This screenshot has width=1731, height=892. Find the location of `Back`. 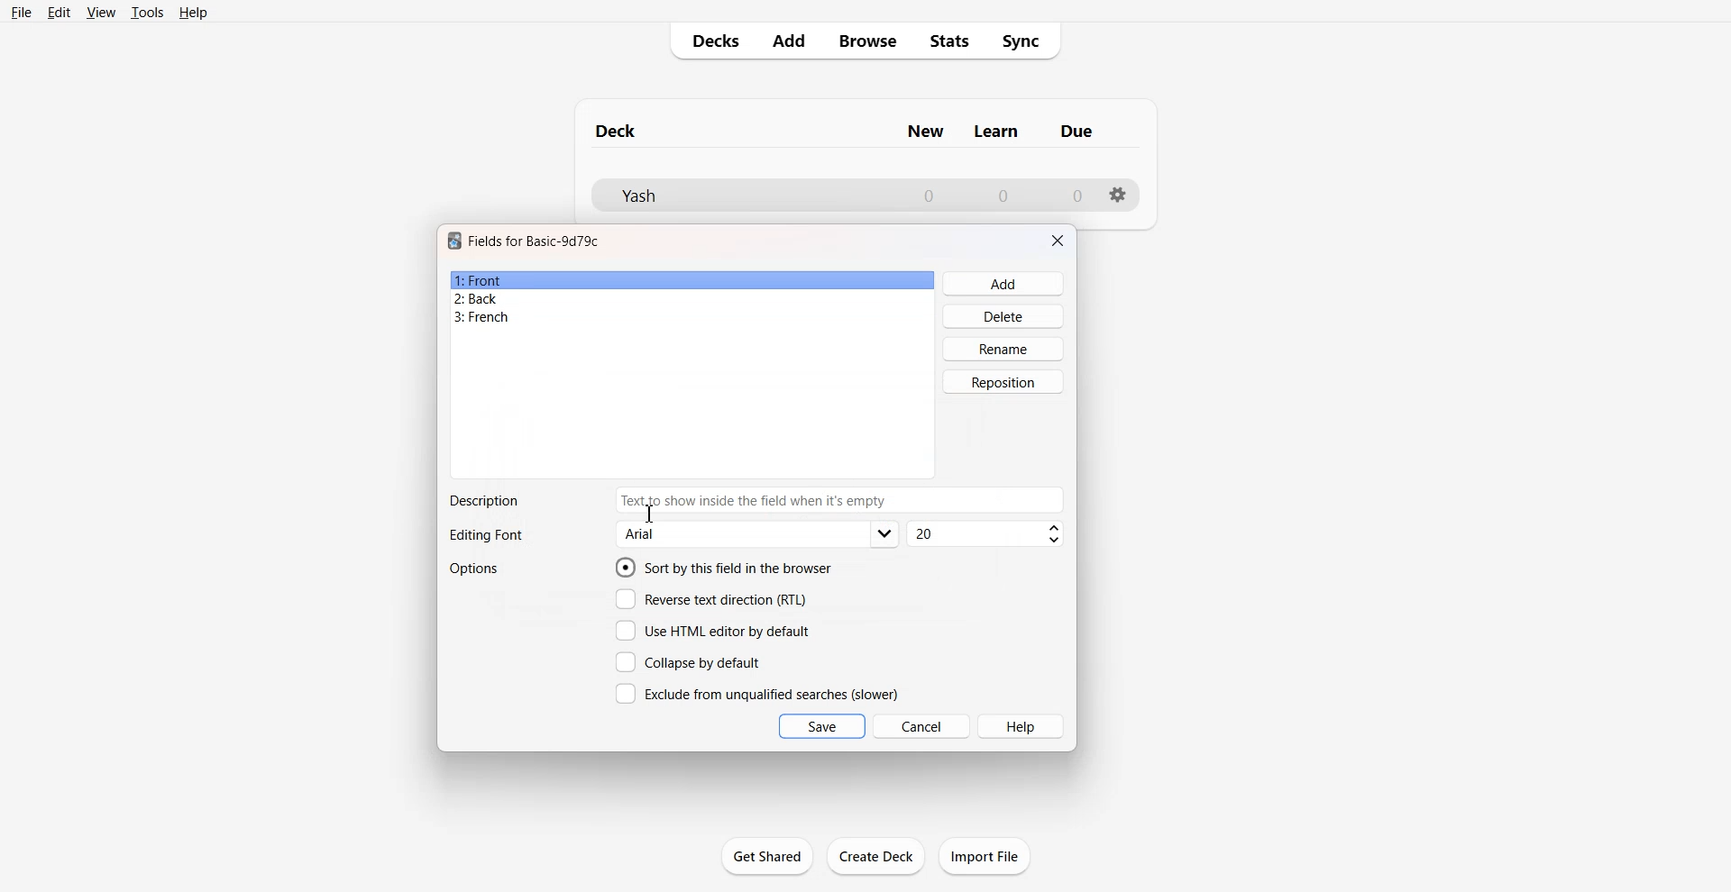

Back is located at coordinates (691, 298).